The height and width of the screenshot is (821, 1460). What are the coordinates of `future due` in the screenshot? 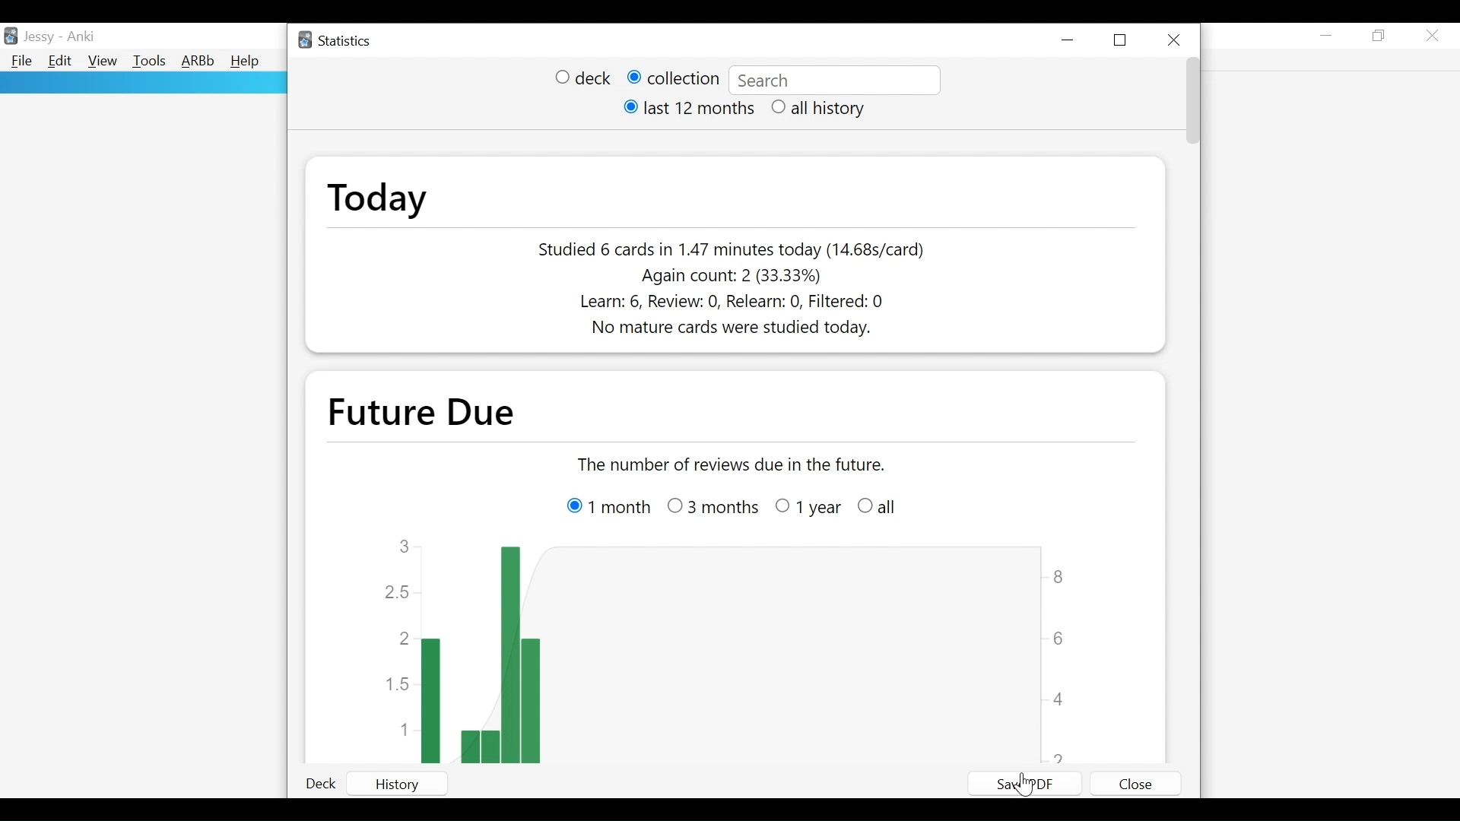 It's located at (438, 412).